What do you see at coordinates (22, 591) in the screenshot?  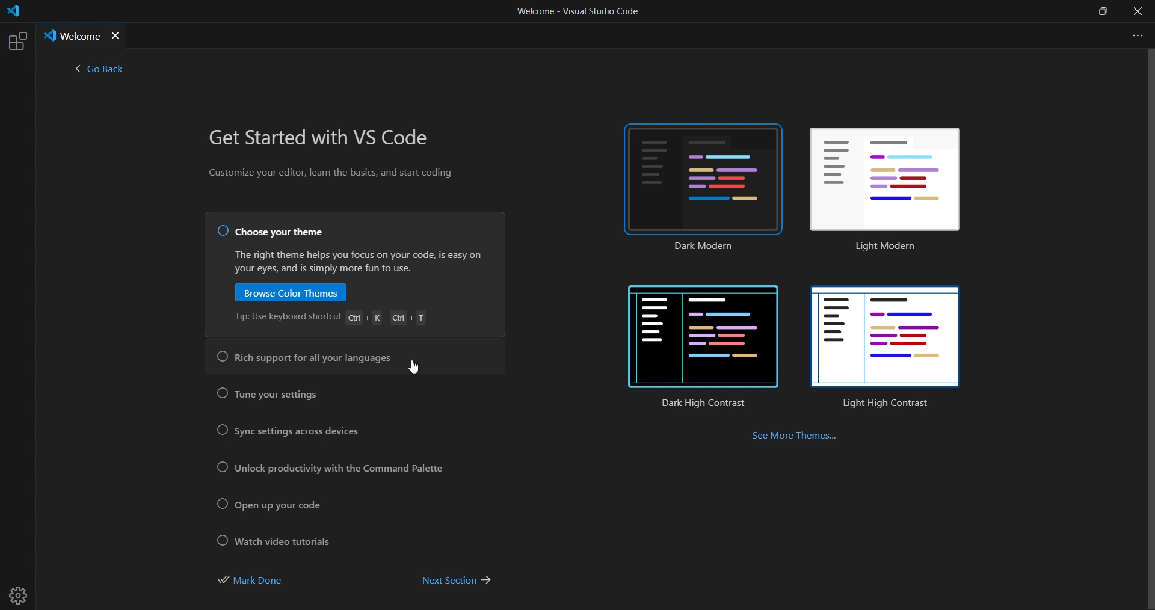 I see `settings` at bounding box center [22, 591].